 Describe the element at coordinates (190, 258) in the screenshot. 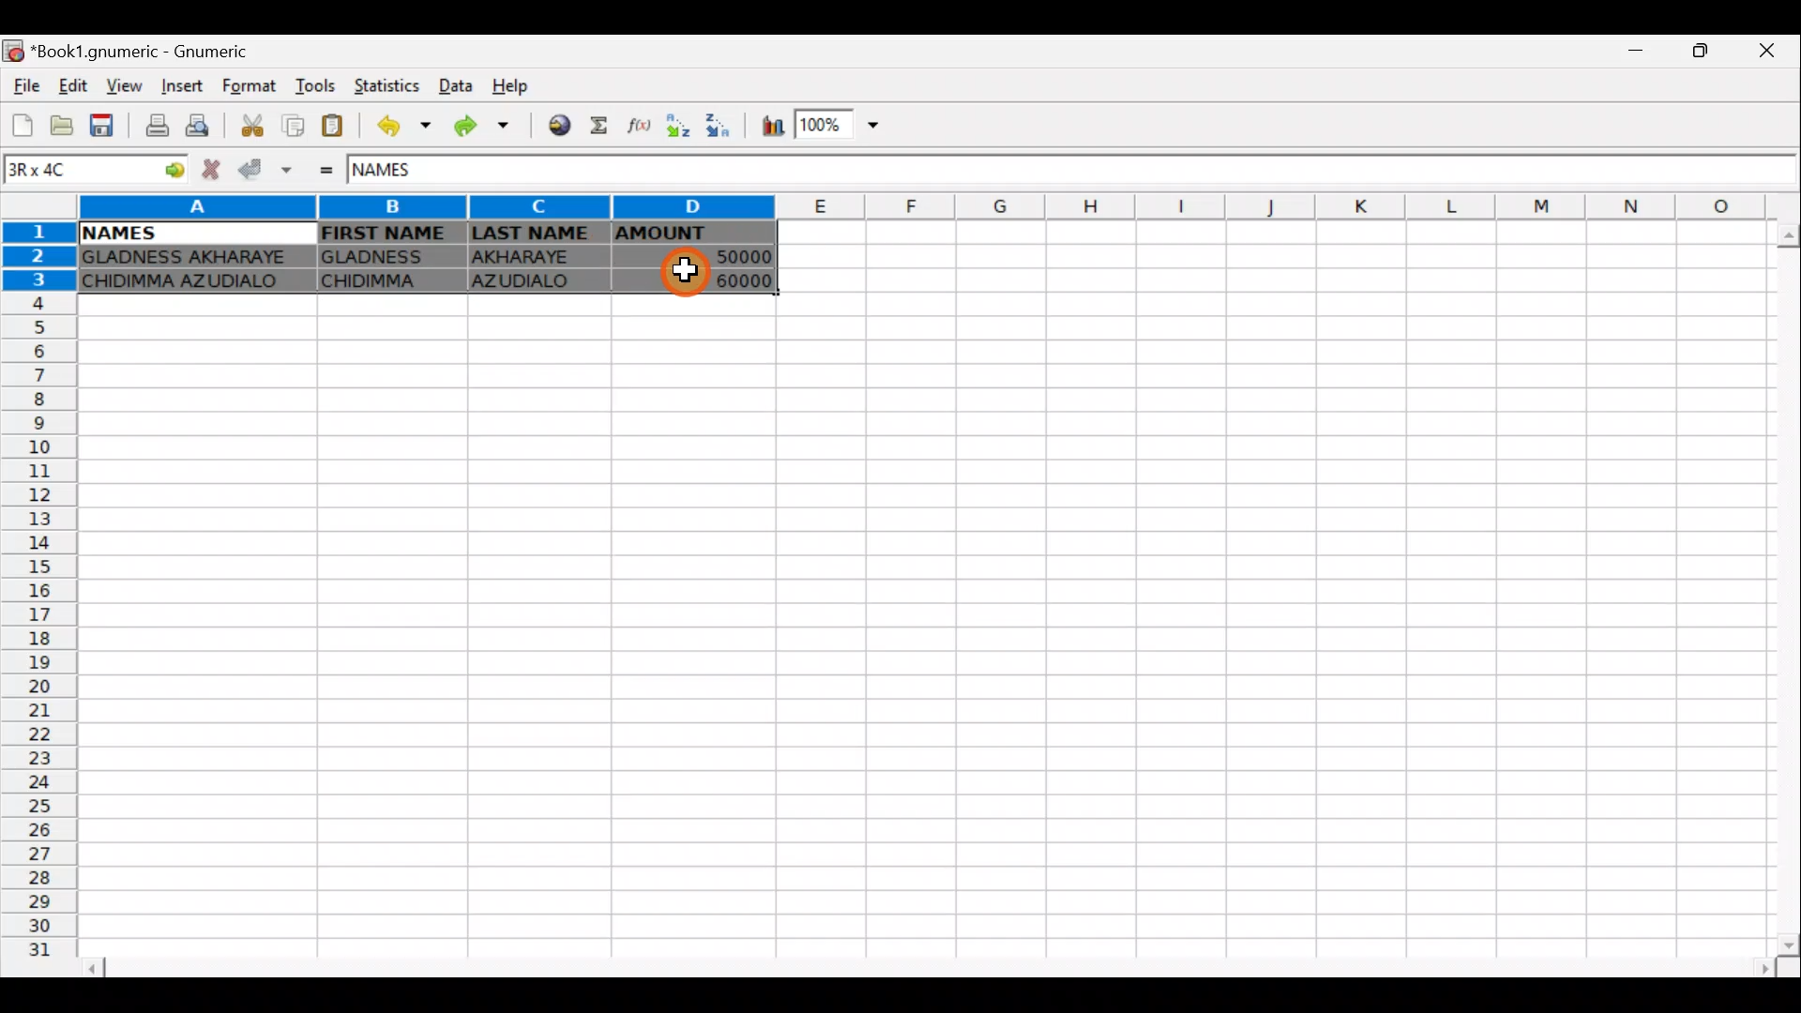

I see `GLADNESS AKHARAYE` at that location.